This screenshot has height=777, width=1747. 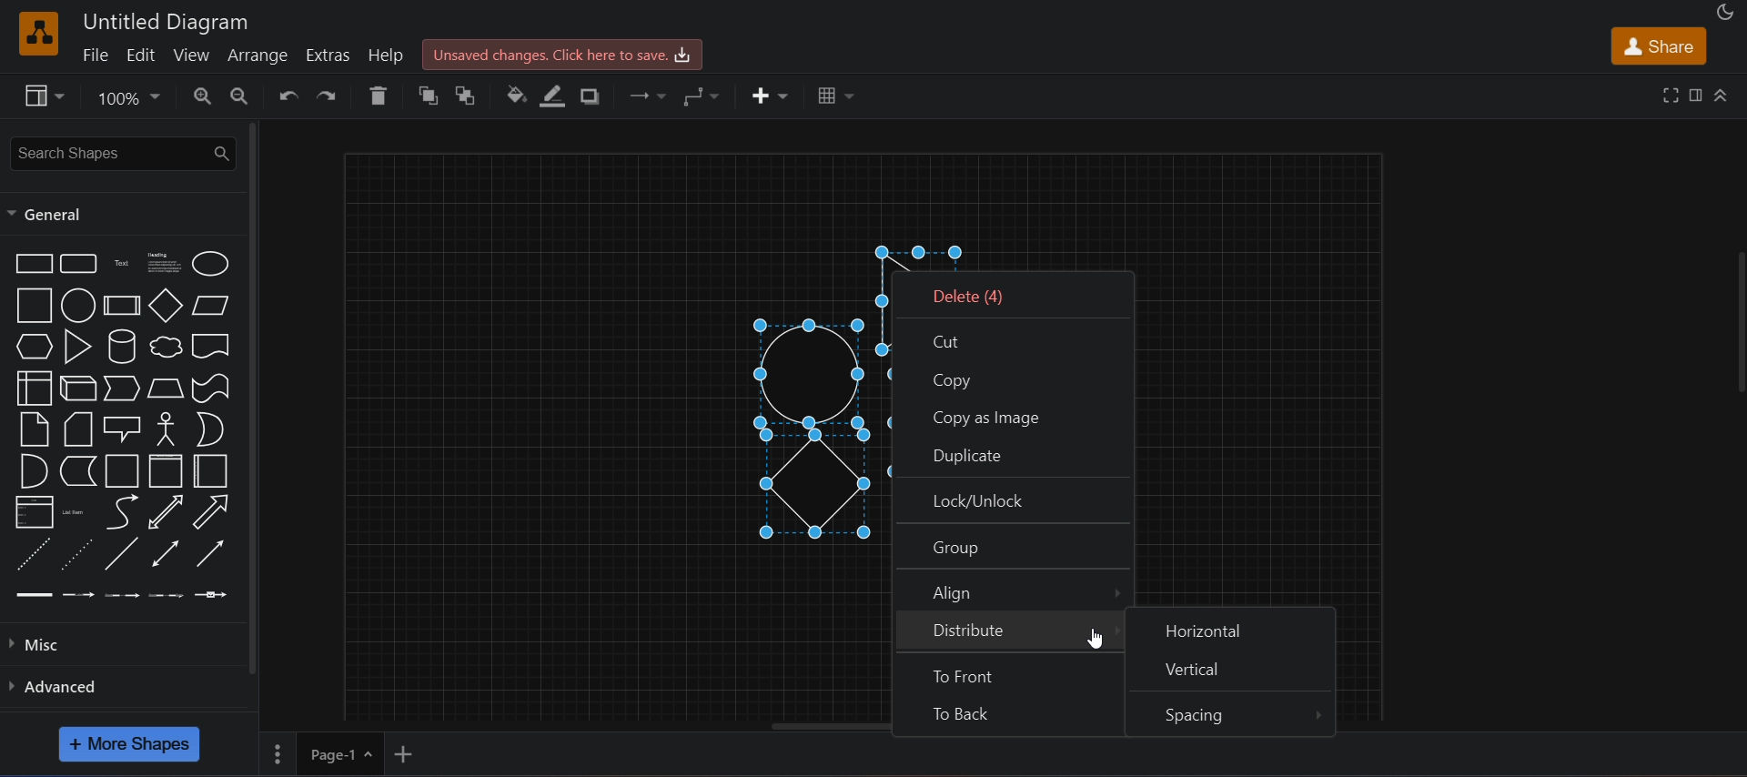 I want to click on text, so click(x=121, y=266).